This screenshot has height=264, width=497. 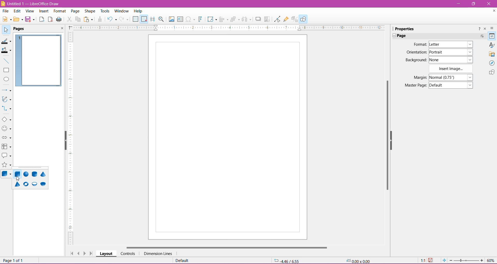 I want to click on Scroll to first page, so click(x=71, y=252).